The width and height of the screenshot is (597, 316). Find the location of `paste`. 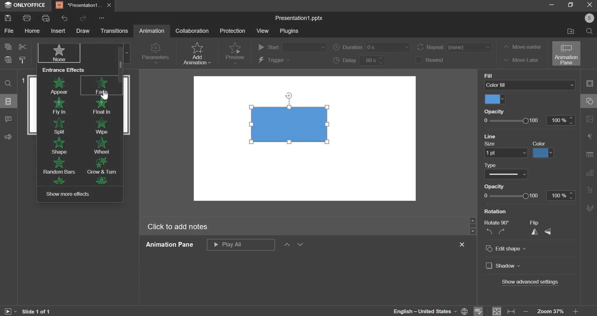

paste is located at coordinates (8, 60).